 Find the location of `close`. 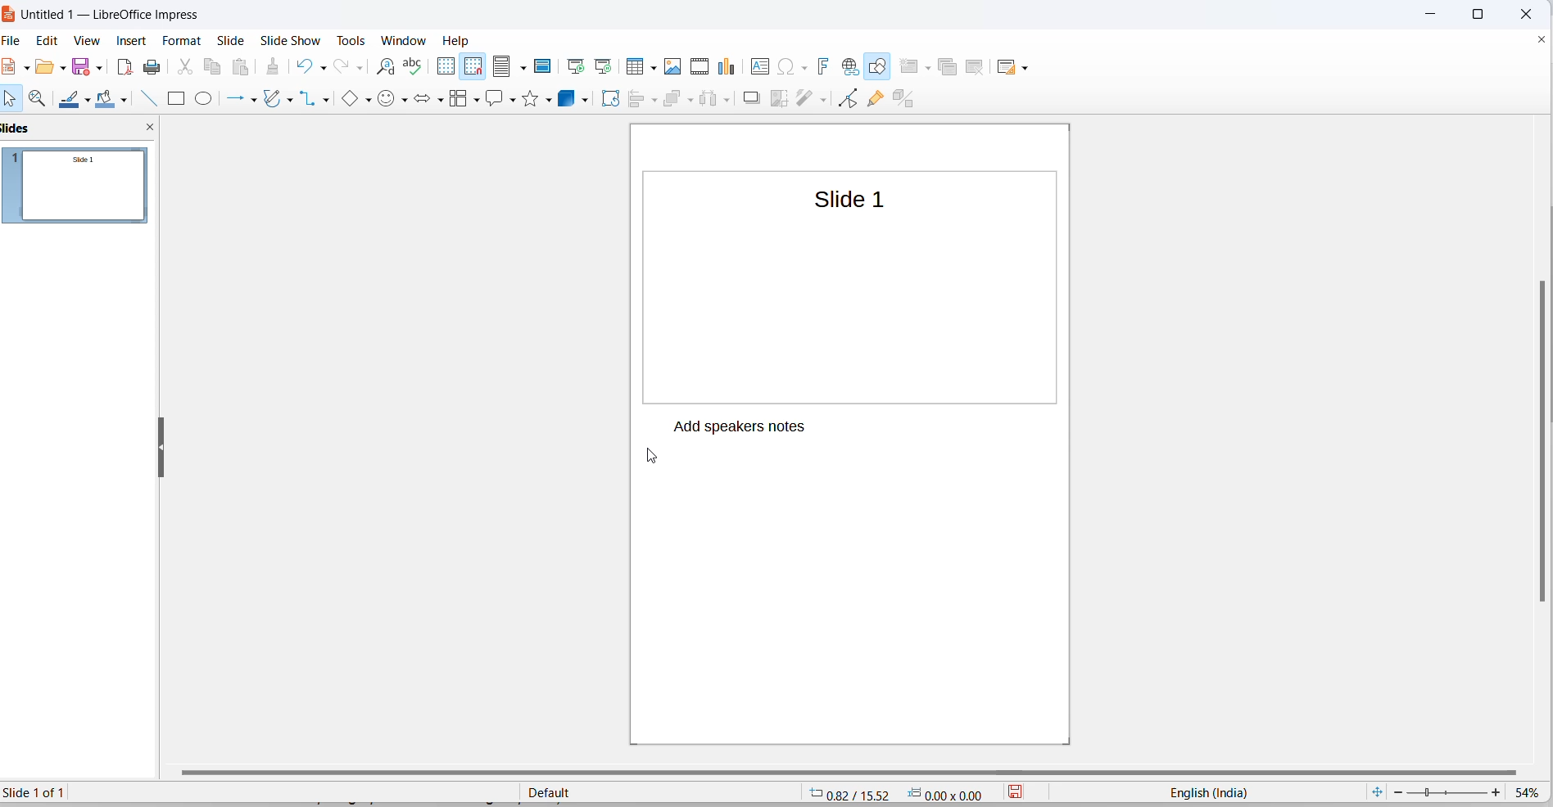

close is located at coordinates (1428, 14).